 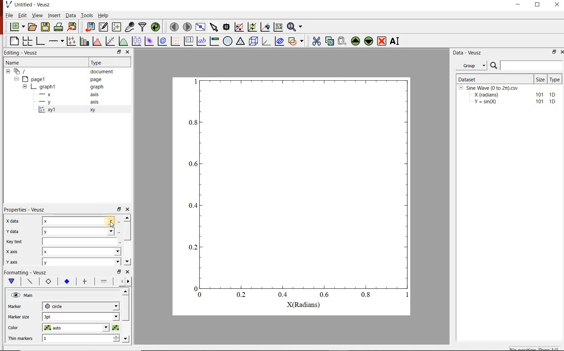 I want to click on Horizontal scrollbar, so click(x=127, y=315).